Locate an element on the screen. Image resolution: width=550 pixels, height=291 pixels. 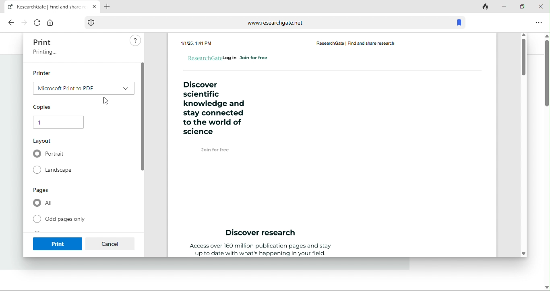
1/1/25 1:41 PM is located at coordinates (197, 42).